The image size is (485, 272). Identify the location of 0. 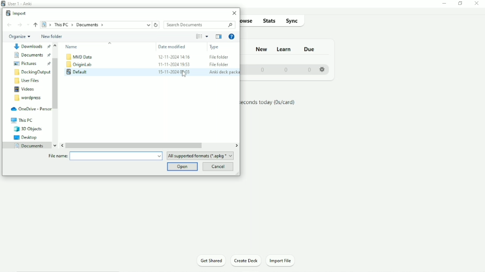
(286, 70).